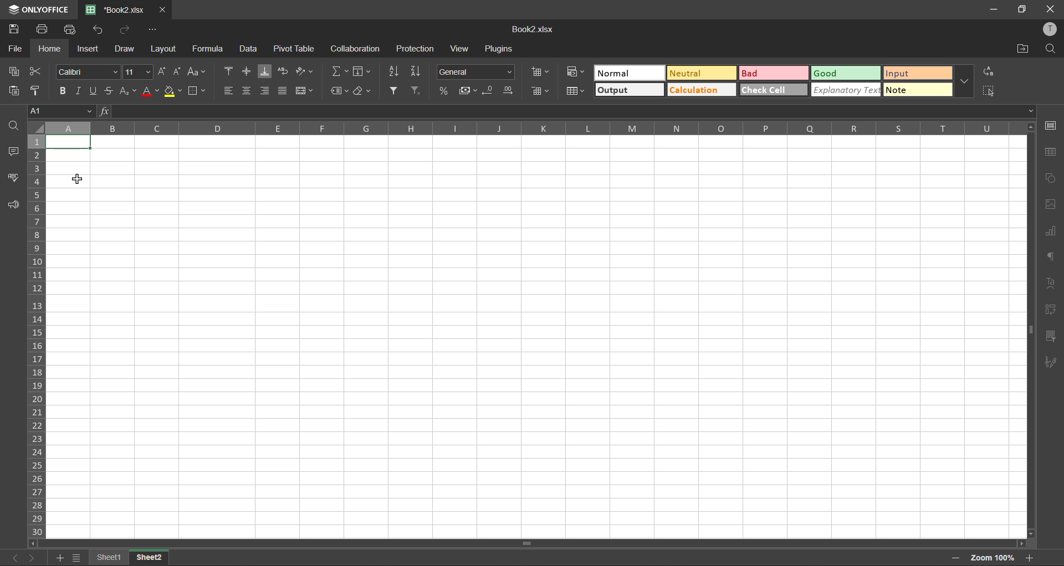  Describe the element at coordinates (76, 558) in the screenshot. I see `sheet list` at that location.